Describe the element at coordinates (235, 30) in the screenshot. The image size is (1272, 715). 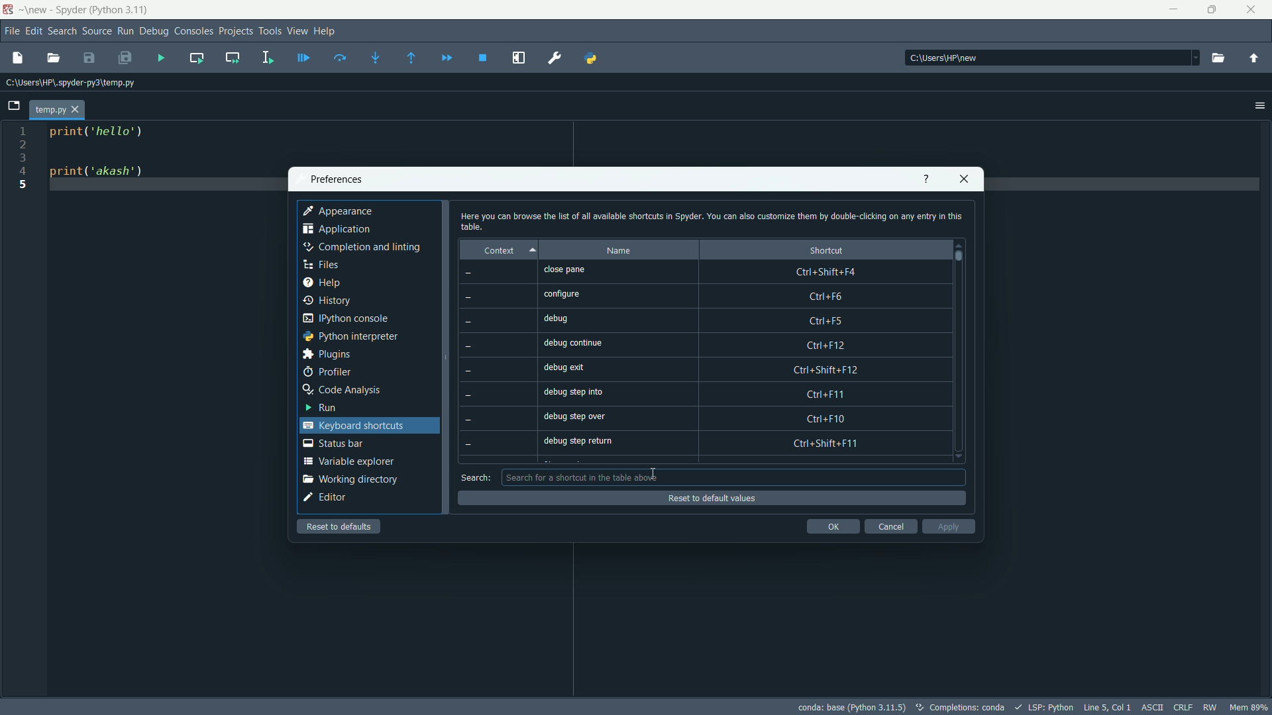
I see `projects menu` at that location.